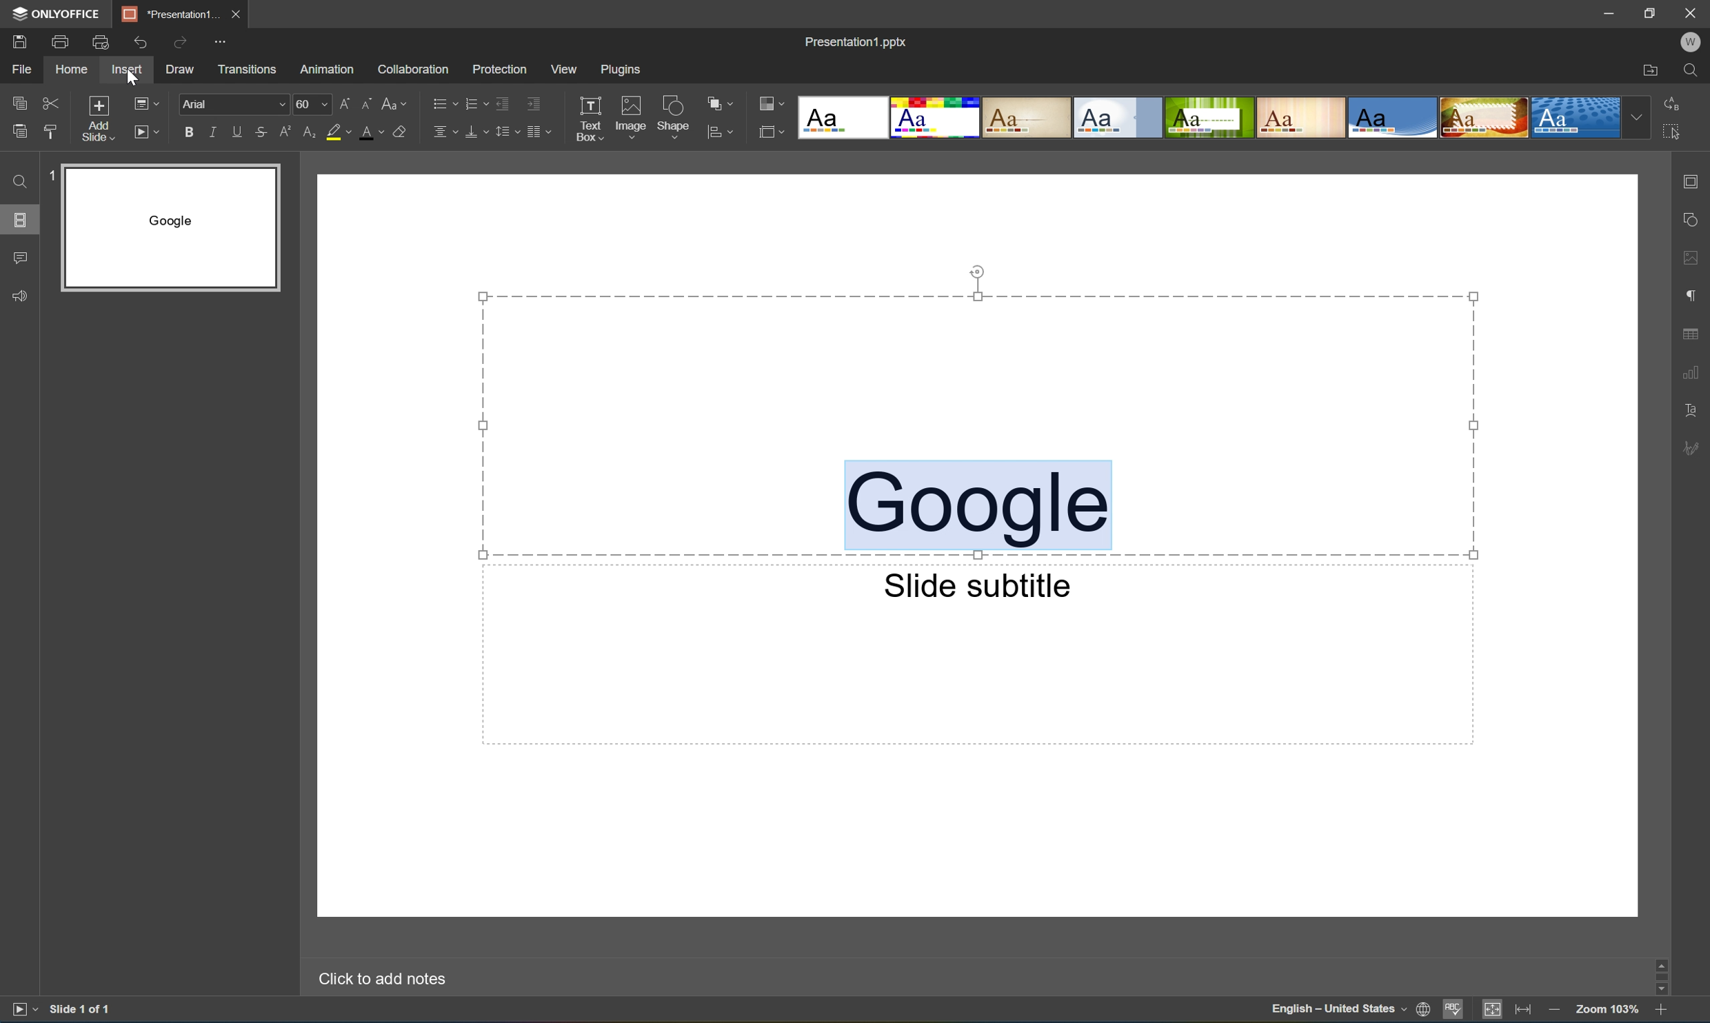 The image size is (1710, 1023). I want to click on Spell checking, so click(1454, 1011).